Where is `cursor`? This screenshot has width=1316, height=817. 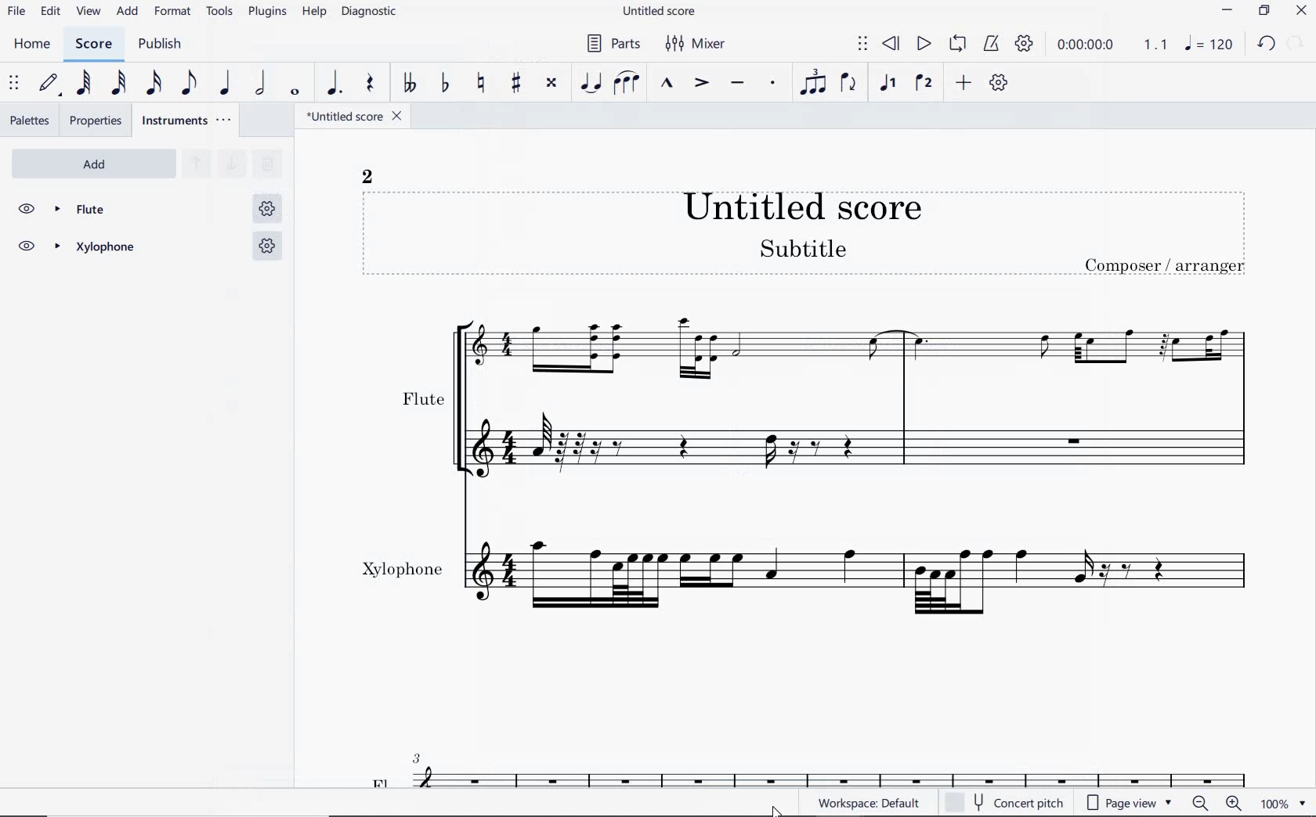
cursor is located at coordinates (173, 23).